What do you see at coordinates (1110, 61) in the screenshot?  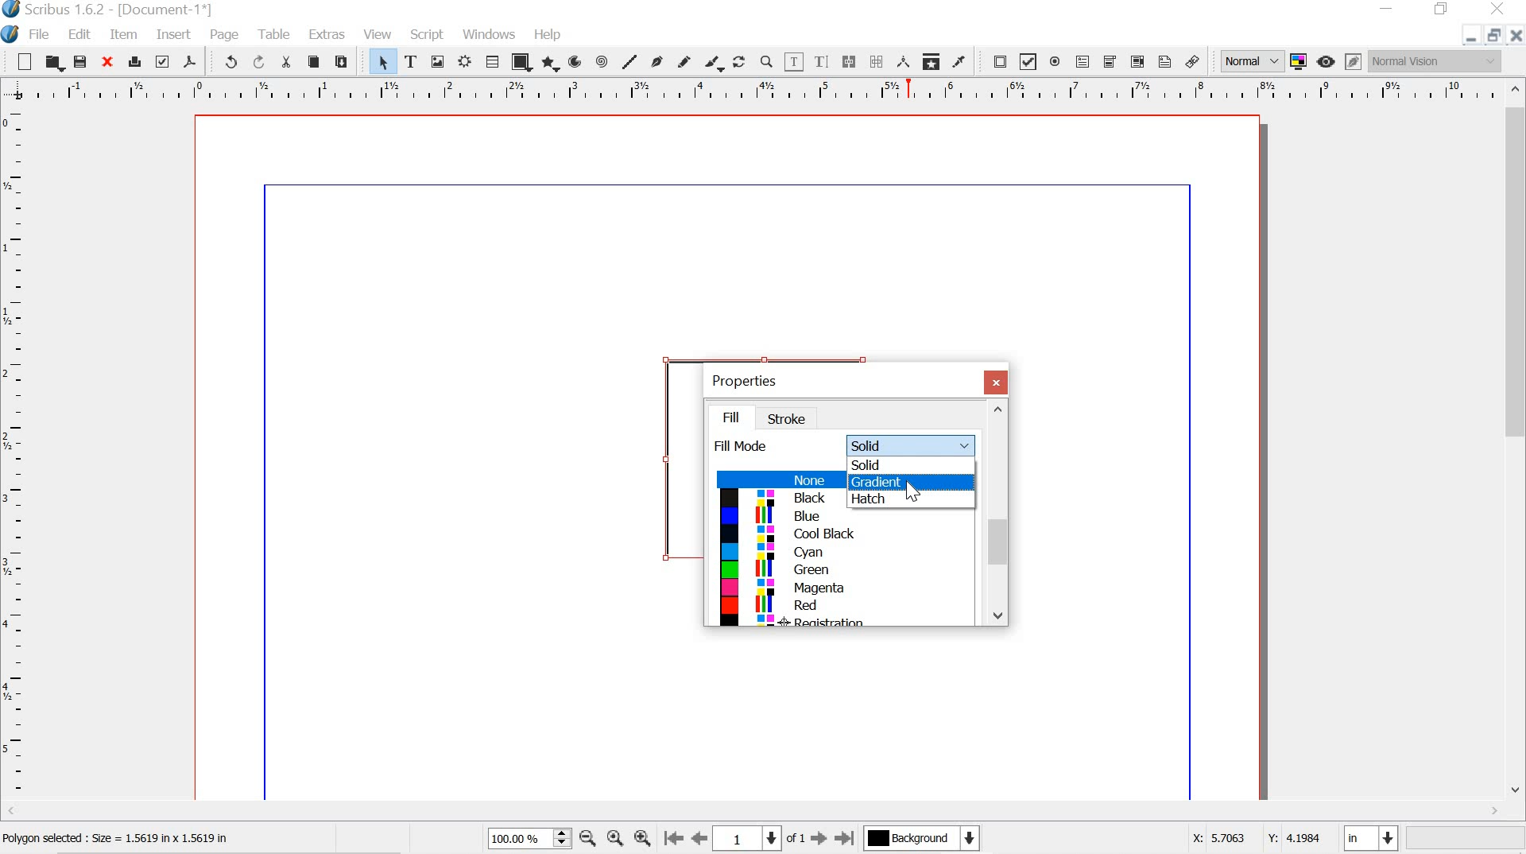 I see `pdf combo box` at bounding box center [1110, 61].